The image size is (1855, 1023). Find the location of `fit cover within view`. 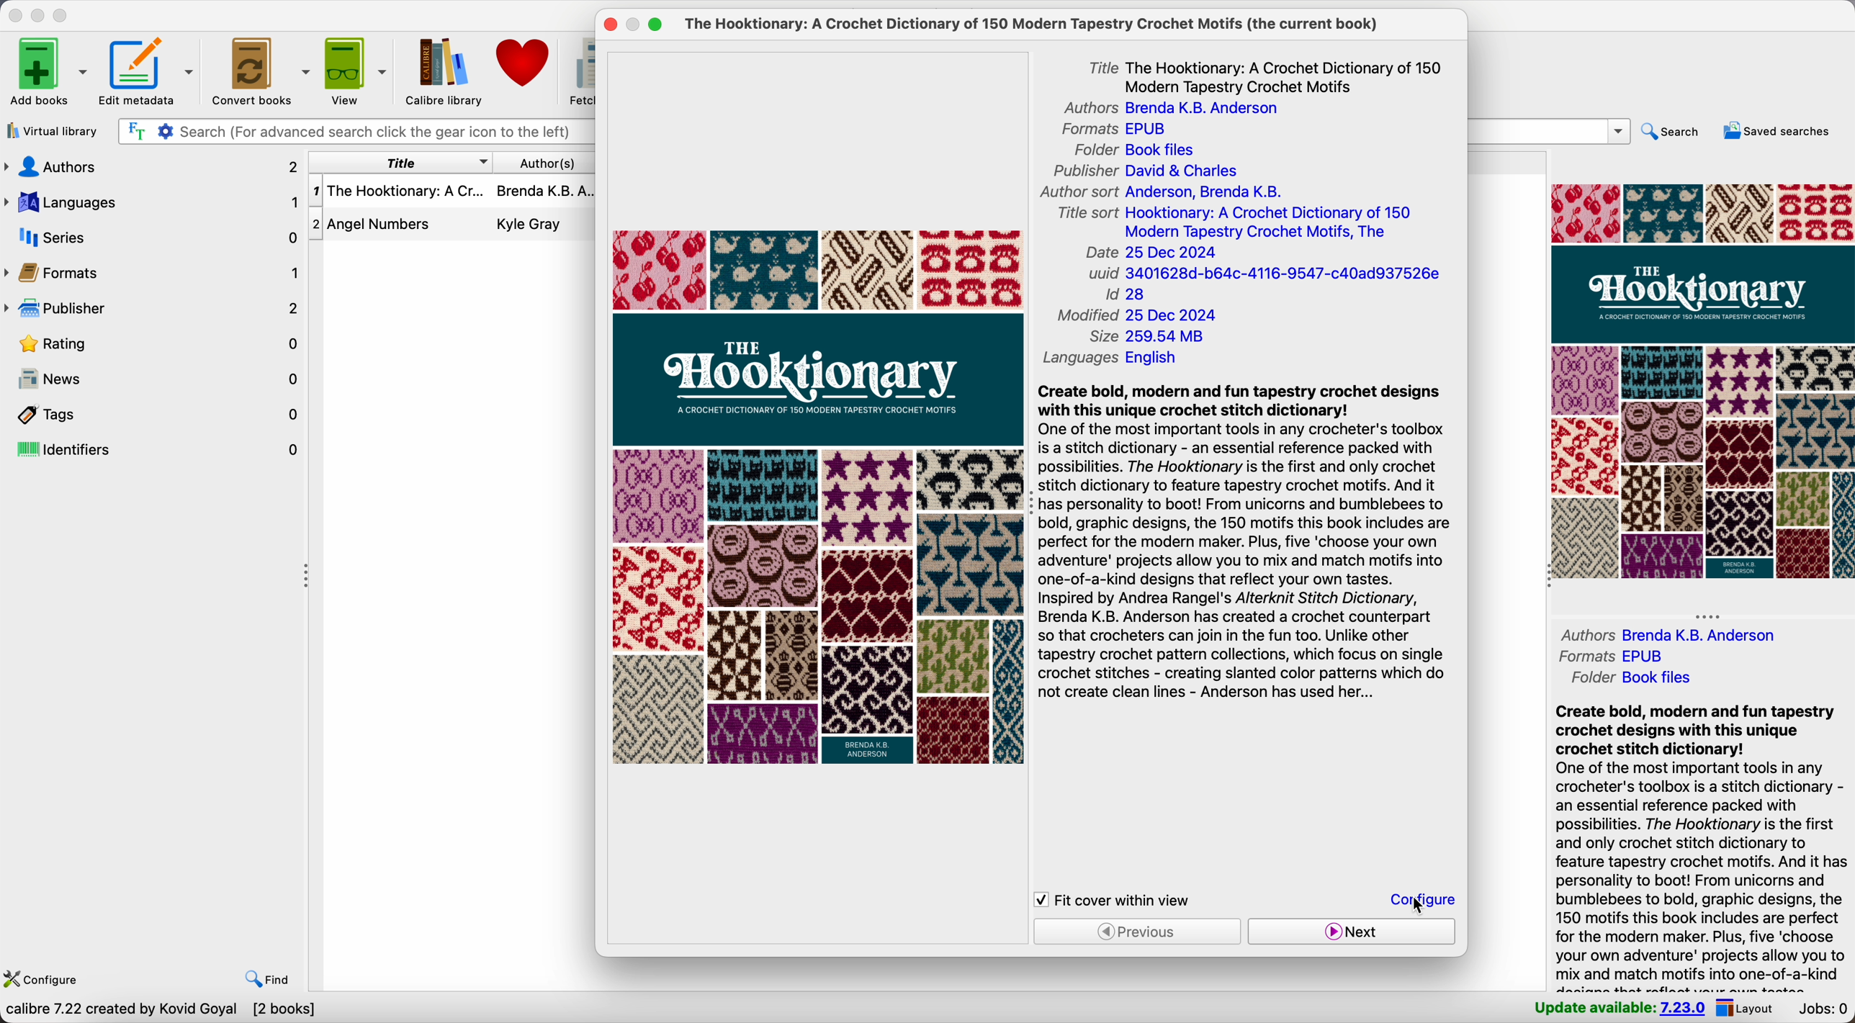

fit cover within view is located at coordinates (1113, 900).